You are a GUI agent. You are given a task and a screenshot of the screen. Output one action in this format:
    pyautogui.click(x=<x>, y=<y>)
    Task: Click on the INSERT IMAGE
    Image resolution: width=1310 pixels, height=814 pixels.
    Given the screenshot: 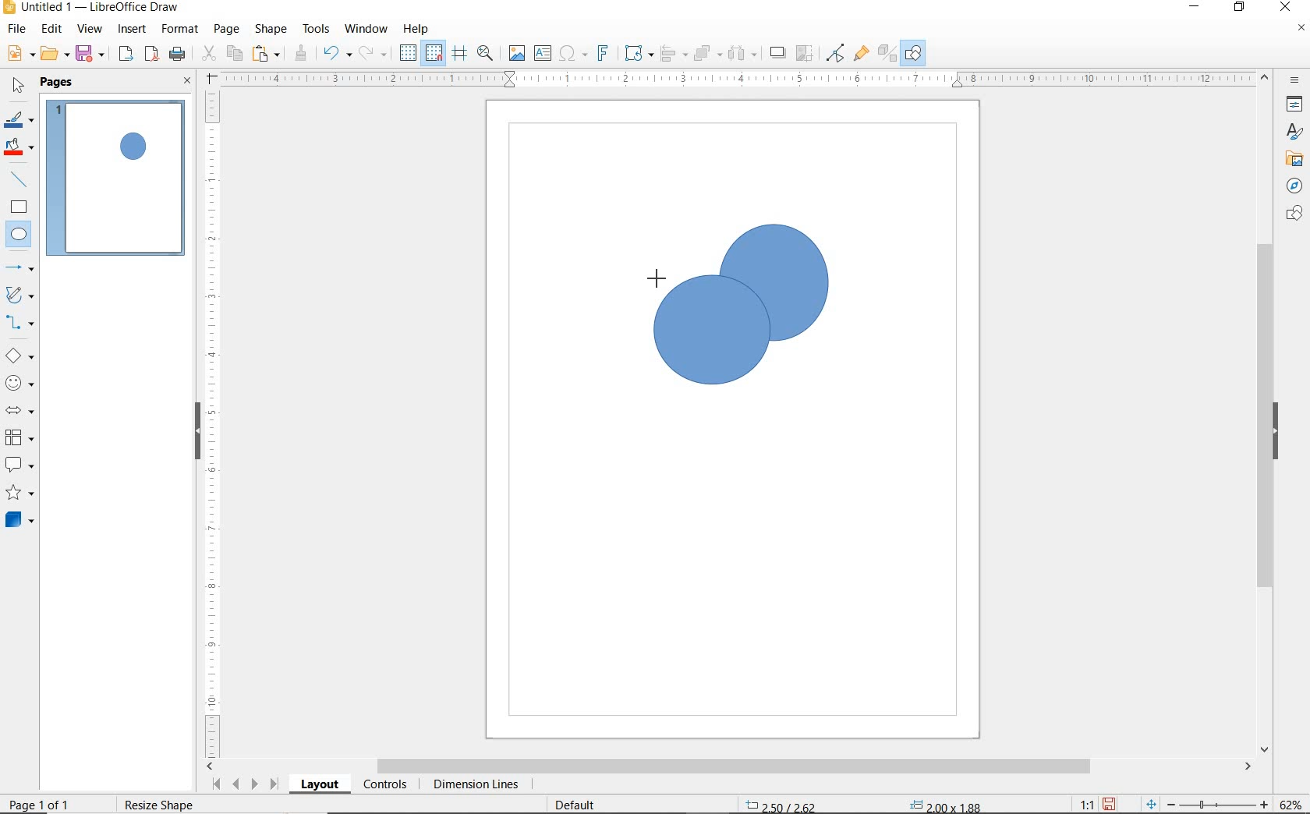 What is the action you would take?
    pyautogui.click(x=517, y=54)
    